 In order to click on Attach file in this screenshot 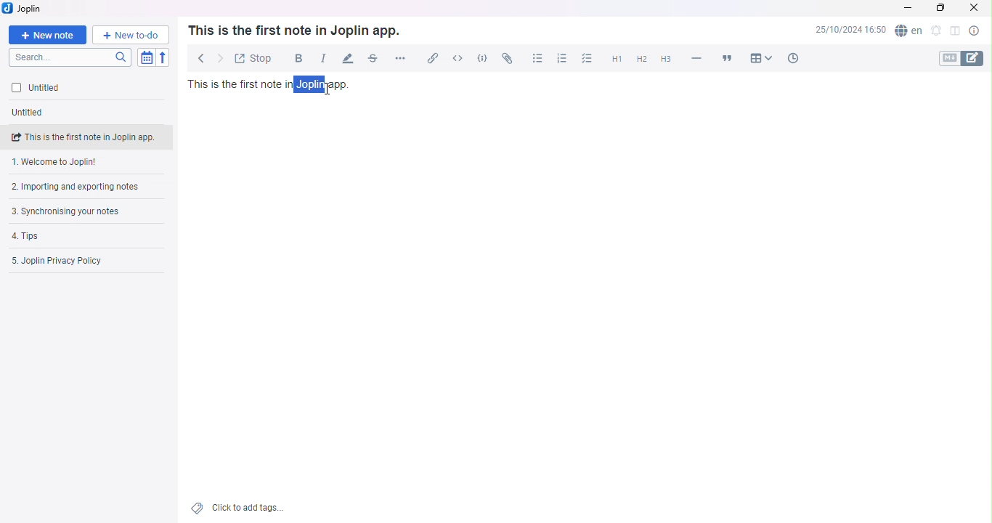, I will do `click(507, 57)`.